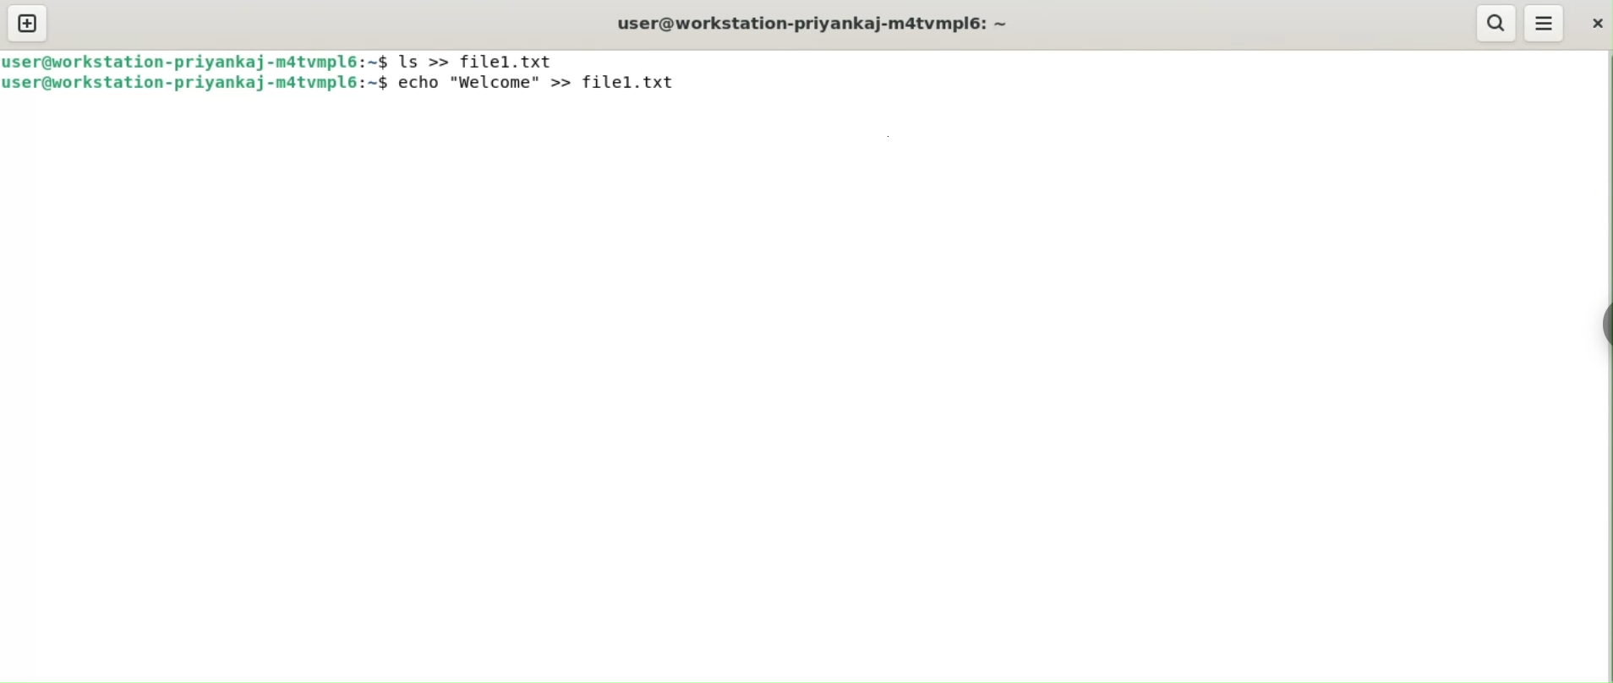 The height and width of the screenshot is (683, 1613). What do you see at coordinates (1544, 21) in the screenshot?
I see `menu` at bounding box center [1544, 21].